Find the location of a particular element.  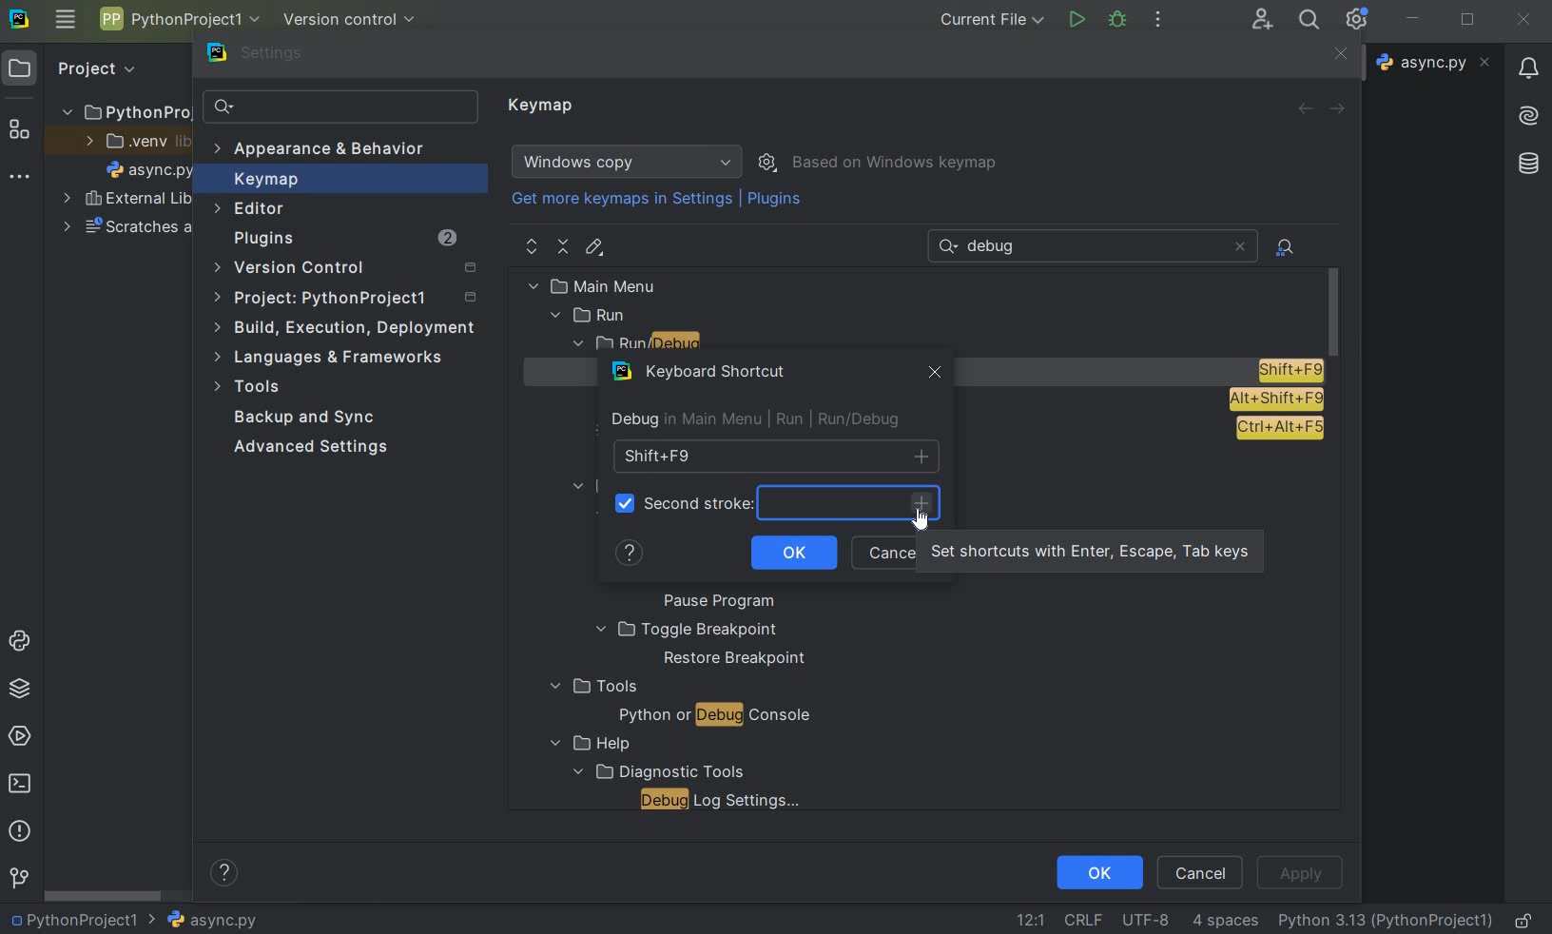

current file is located at coordinates (994, 19).